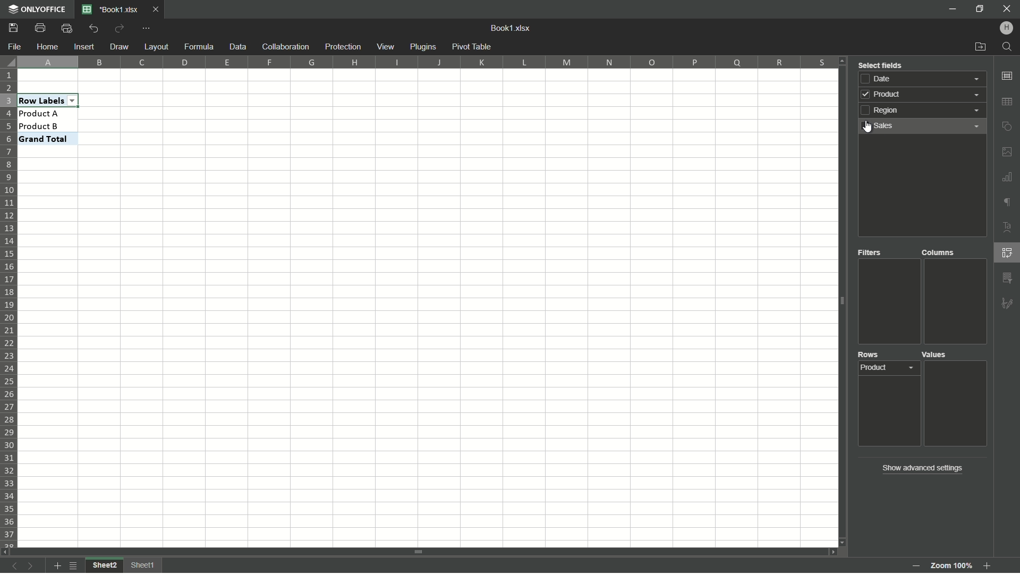  I want to click on Print file, so click(40, 30).